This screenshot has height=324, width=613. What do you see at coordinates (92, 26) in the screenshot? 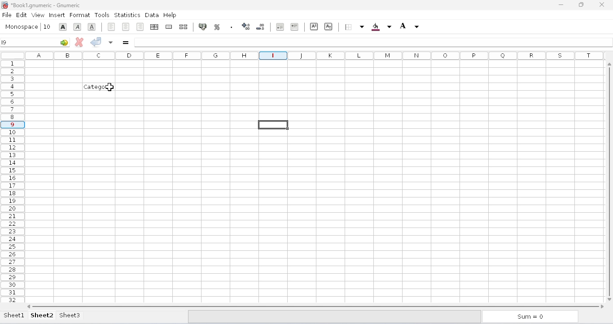
I see `underline` at bounding box center [92, 26].